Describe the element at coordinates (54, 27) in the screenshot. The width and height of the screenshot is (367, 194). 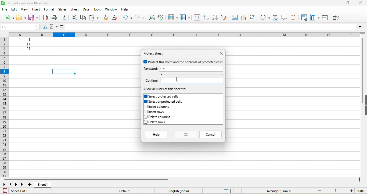
I see `select function` at that location.